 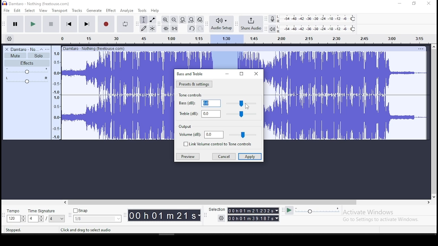 What do you see at coordinates (191, 19) in the screenshot?
I see `fit project to width` at bounding box center [191, 19].